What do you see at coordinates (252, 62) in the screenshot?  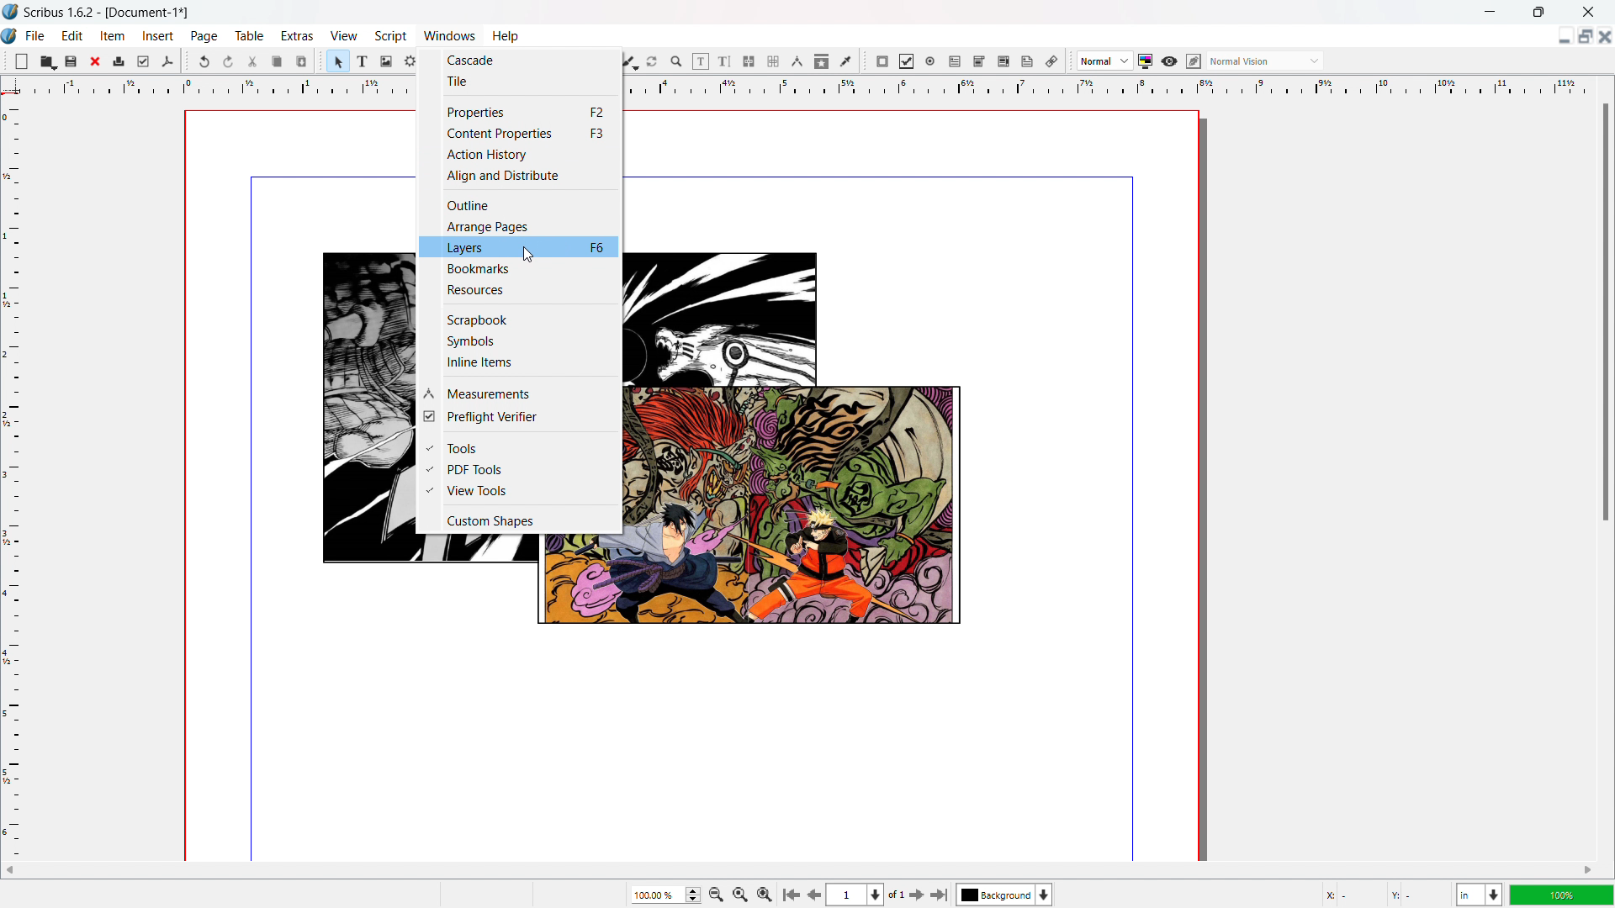 I see `cut` at bounding box center [252, 62].